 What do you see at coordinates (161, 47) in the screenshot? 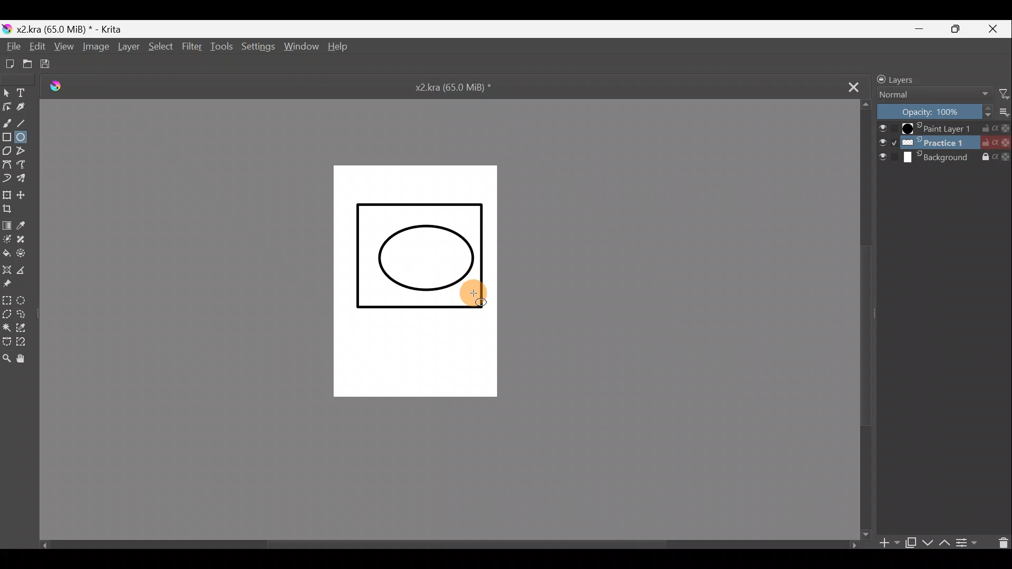
I see `Select` at bounding box center [161, 47].